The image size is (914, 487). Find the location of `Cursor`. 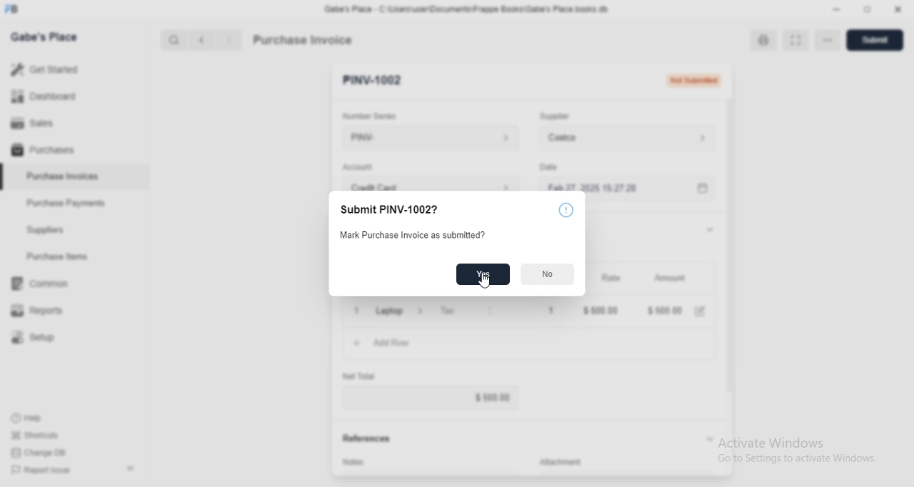

Cursor is located at coordinates (484, 281).